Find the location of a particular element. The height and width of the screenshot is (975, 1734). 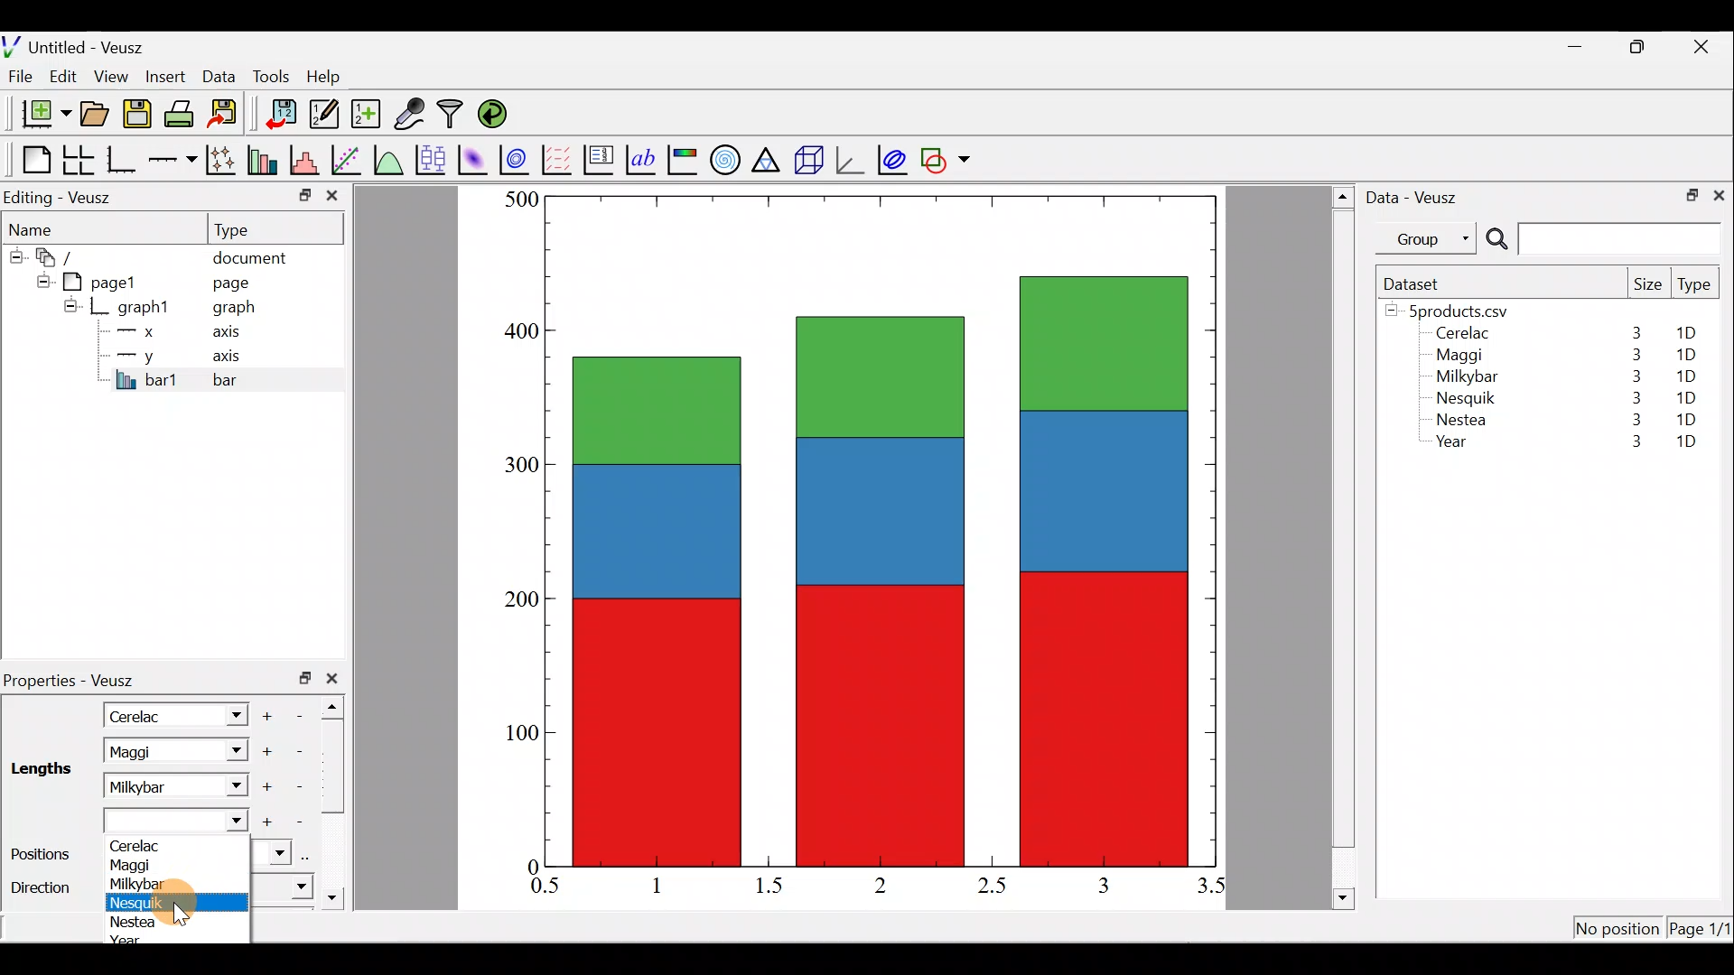

minimize is located at coordinates (1584, 45).